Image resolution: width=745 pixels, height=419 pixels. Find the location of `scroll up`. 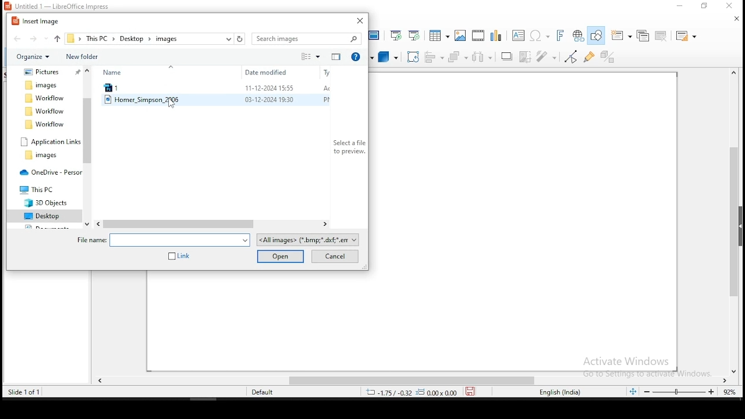

scroll up is located at coordinates (736, 74).